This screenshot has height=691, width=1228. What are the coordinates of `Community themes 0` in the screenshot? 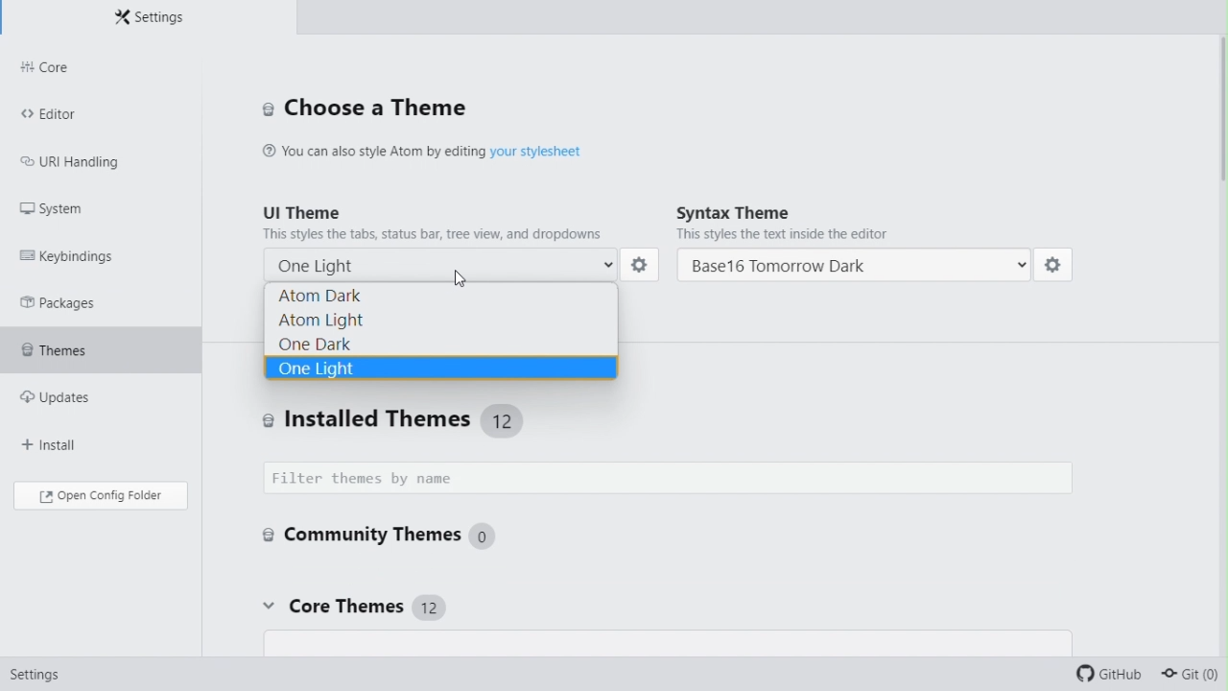 It's located at (378, 534).